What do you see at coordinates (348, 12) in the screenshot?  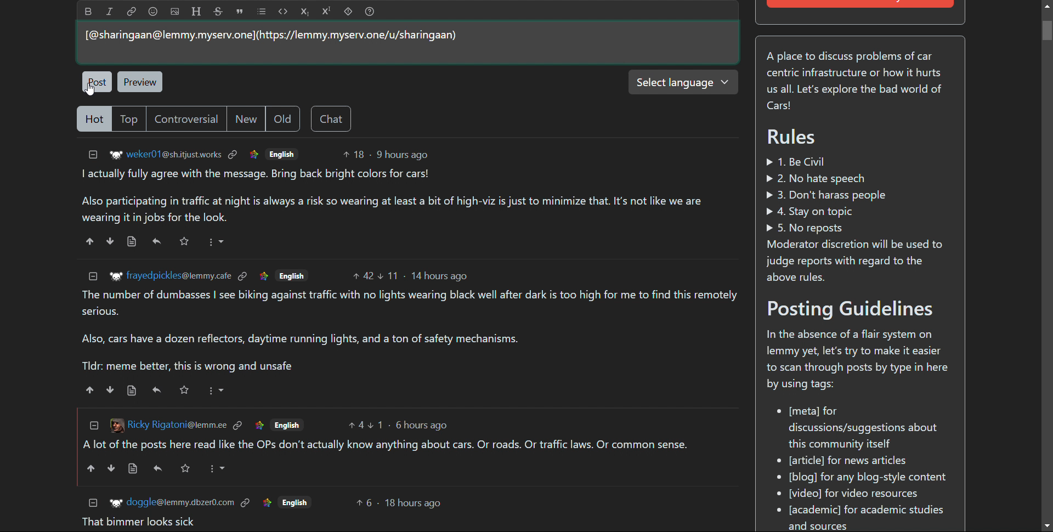 I see `spoiler` at bounding box center [348, 12].